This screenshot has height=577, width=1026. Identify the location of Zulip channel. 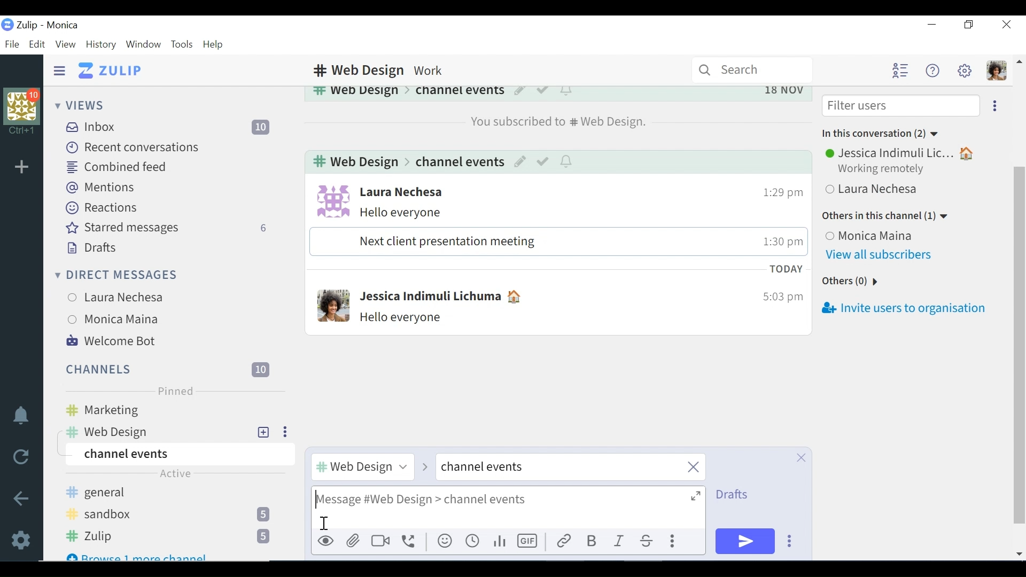
(175, 537).